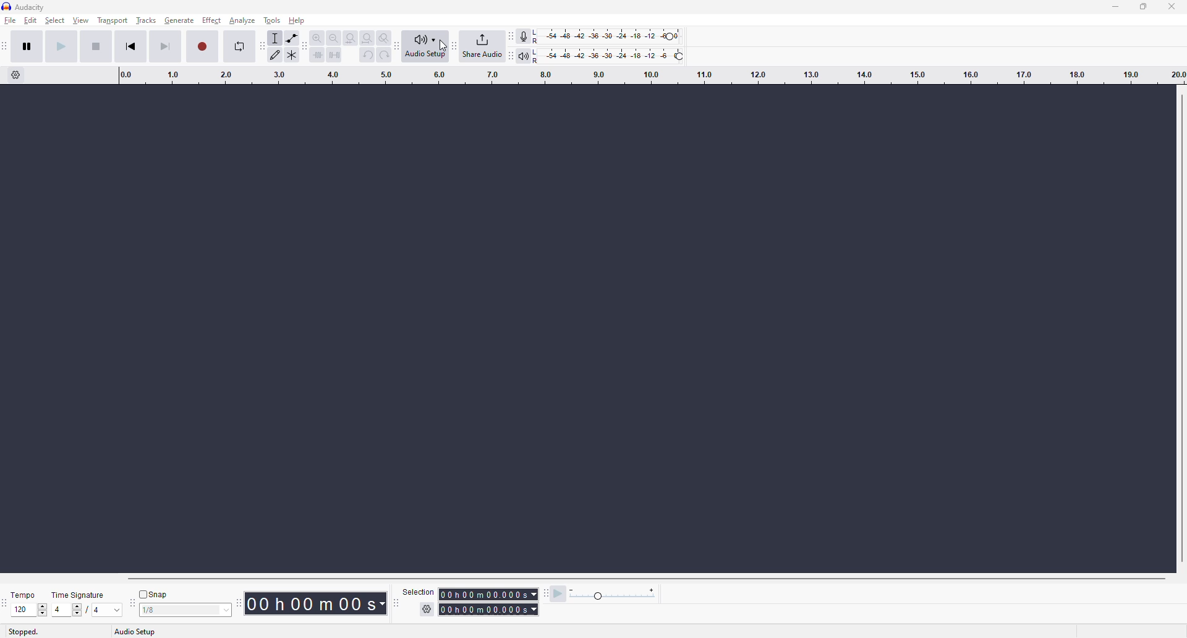 The image size is (1187, 638). What do you see at coordinates (621, 596) in the screenshot?
I see `playback speed` at bounding box center [621, 596].